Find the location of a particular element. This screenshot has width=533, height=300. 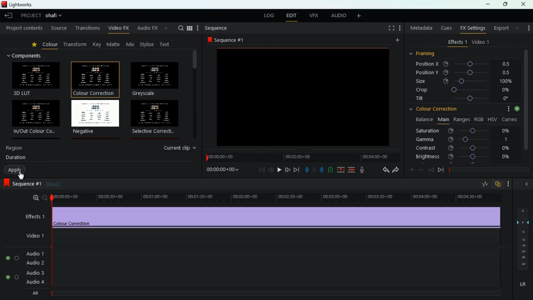

ranges is located at coordinates (462, 120).